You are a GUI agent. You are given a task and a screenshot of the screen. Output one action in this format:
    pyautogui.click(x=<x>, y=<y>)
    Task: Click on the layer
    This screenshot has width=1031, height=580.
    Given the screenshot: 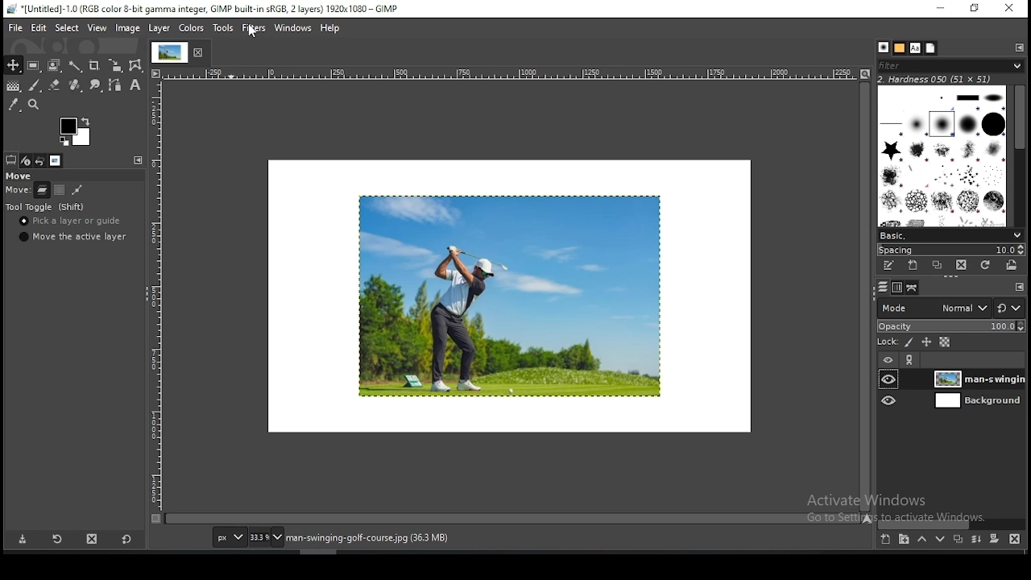 What is the action you would take?
    pyautogui.click(x=978, y=379)
    